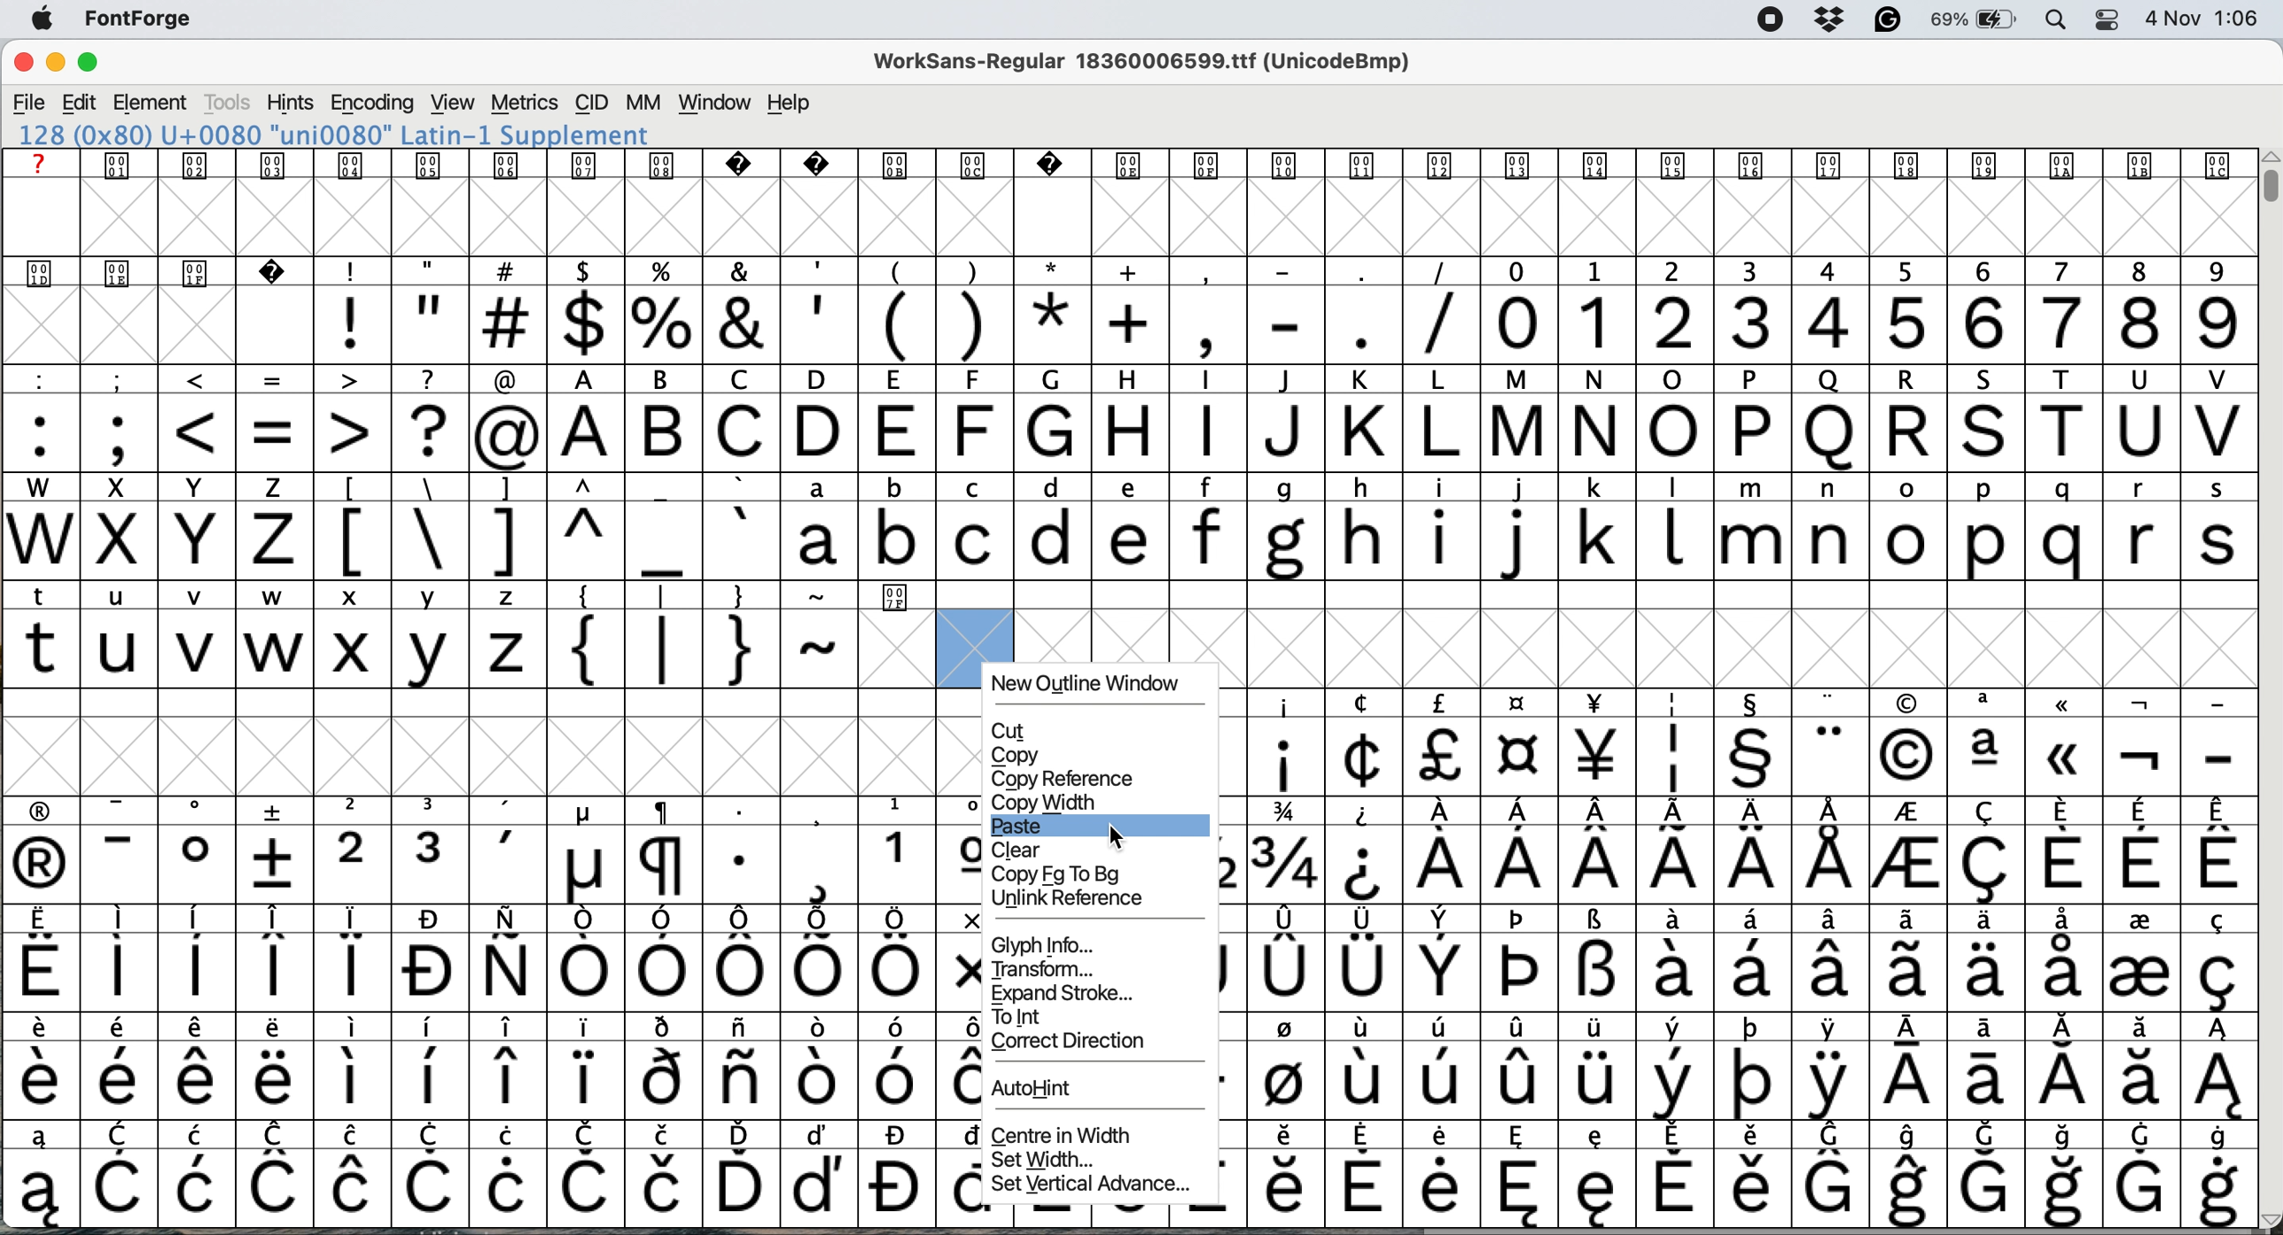 The image size is (2283, 1235). What do you see at coordinates (152, 543) in the screenshot?
I see `capital letters w to z` at bounding box center [152, 543].